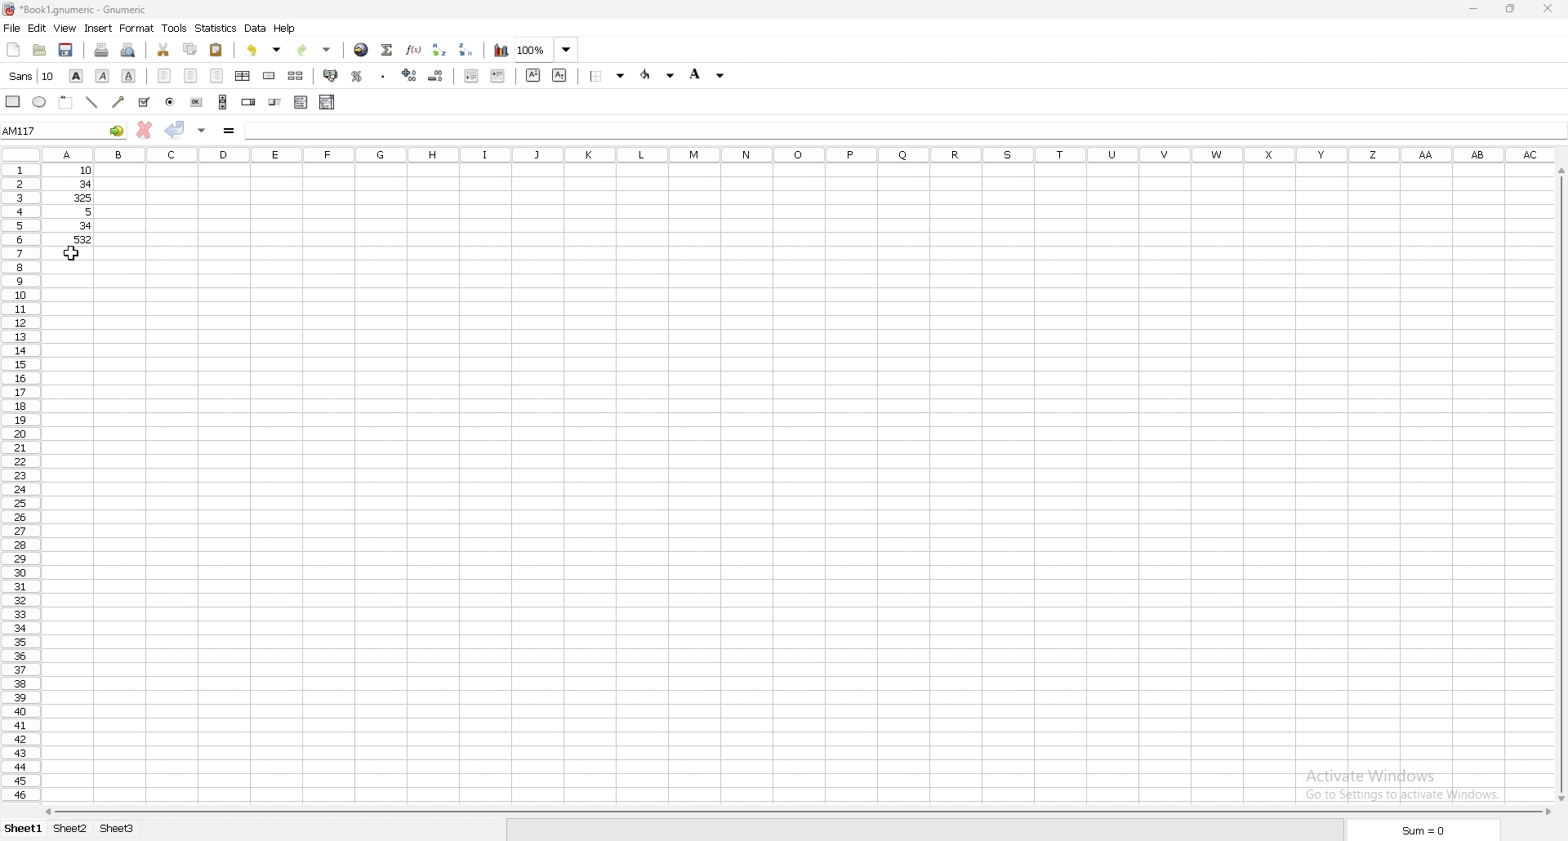  I want to click on paste, so click(217, 49).